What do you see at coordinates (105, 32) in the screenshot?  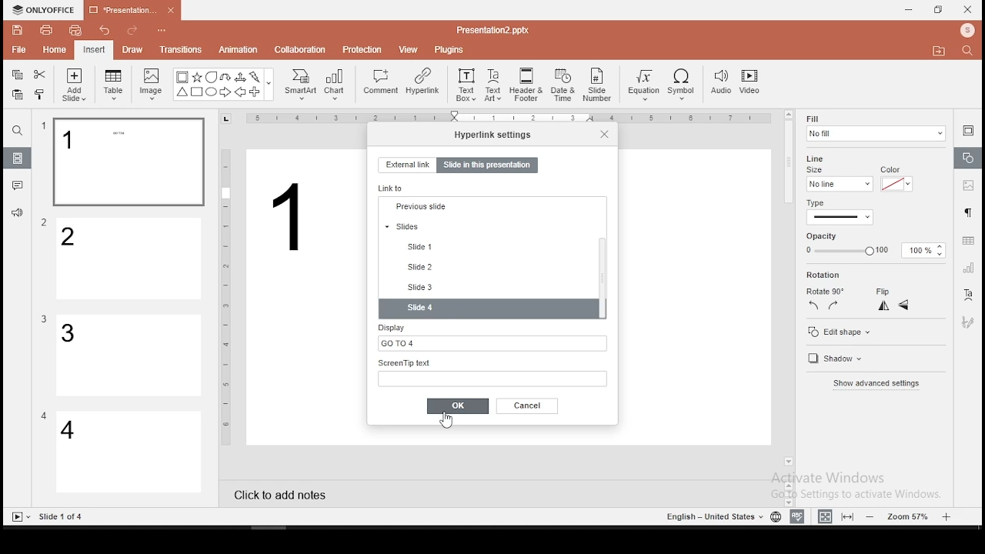 I see `undo` at bounding box center [105, 32].